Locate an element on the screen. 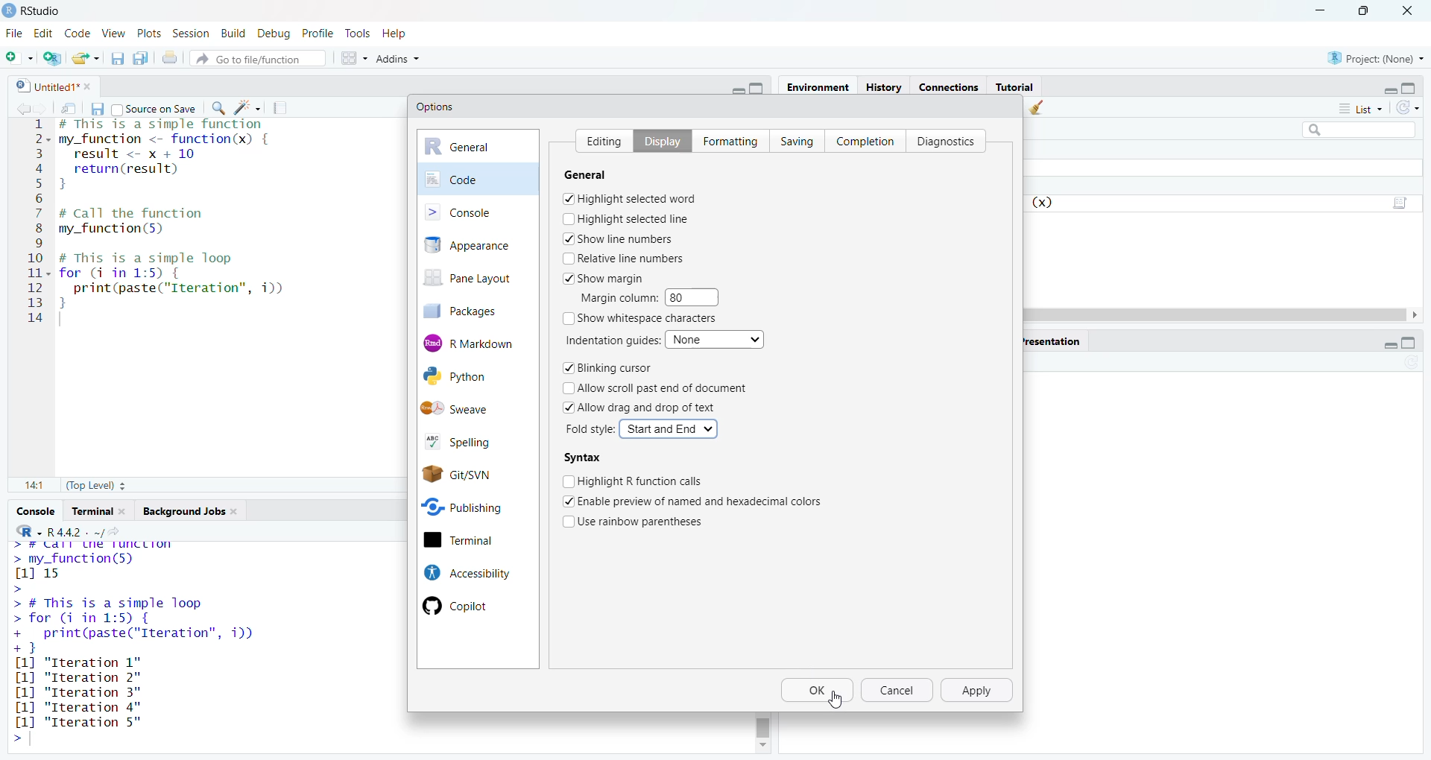 The height and width of the screenshot is (760, 1431). debug is located at coordinates (274, 31).